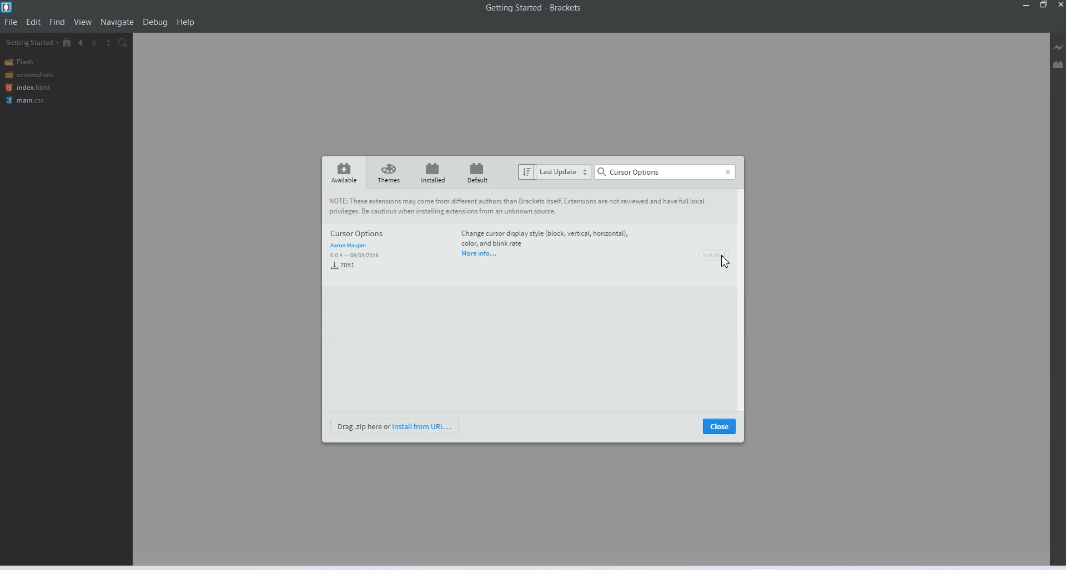 The image size is (1066, 570). Describe the element at coordinates (1027, 5) in the screenshot. I see `Minimize` at that location.